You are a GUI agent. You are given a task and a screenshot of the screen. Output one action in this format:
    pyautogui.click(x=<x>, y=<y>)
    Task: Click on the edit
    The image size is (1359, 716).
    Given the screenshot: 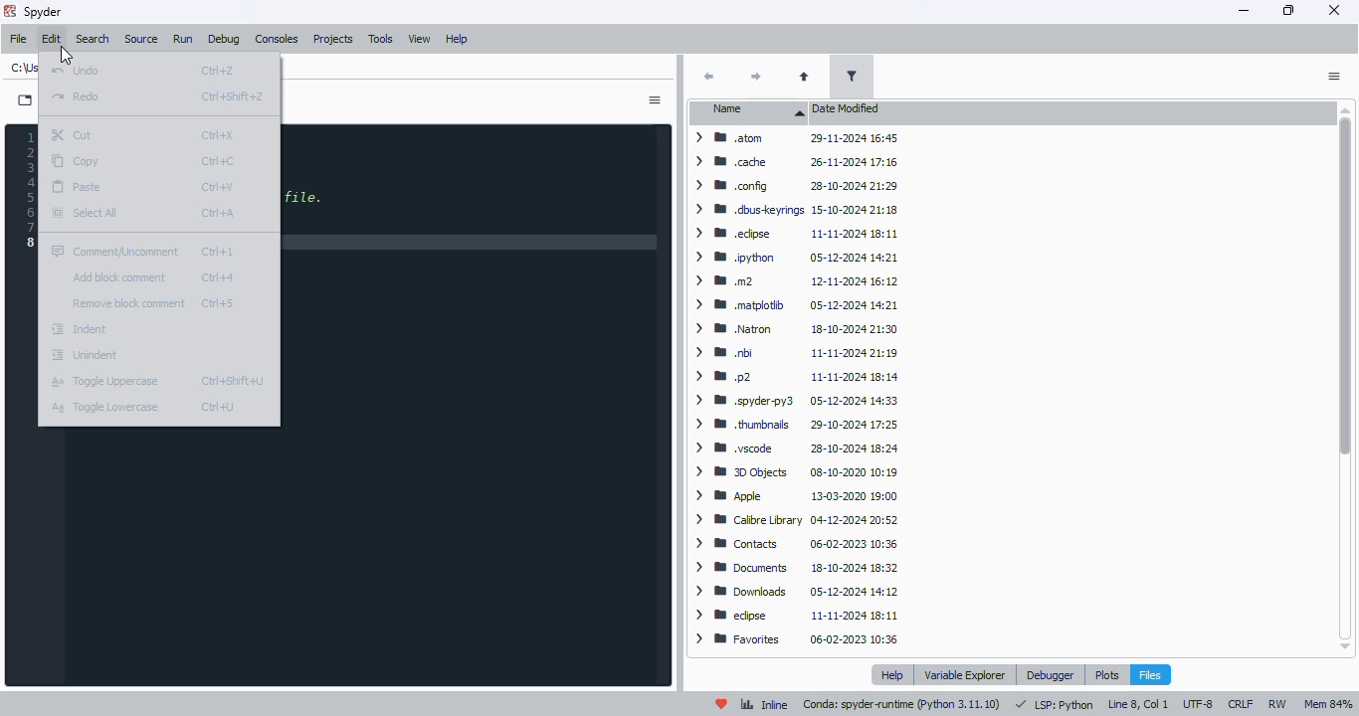 What is the action you would take?
    pyautogui.click(x=53, y=39)
    